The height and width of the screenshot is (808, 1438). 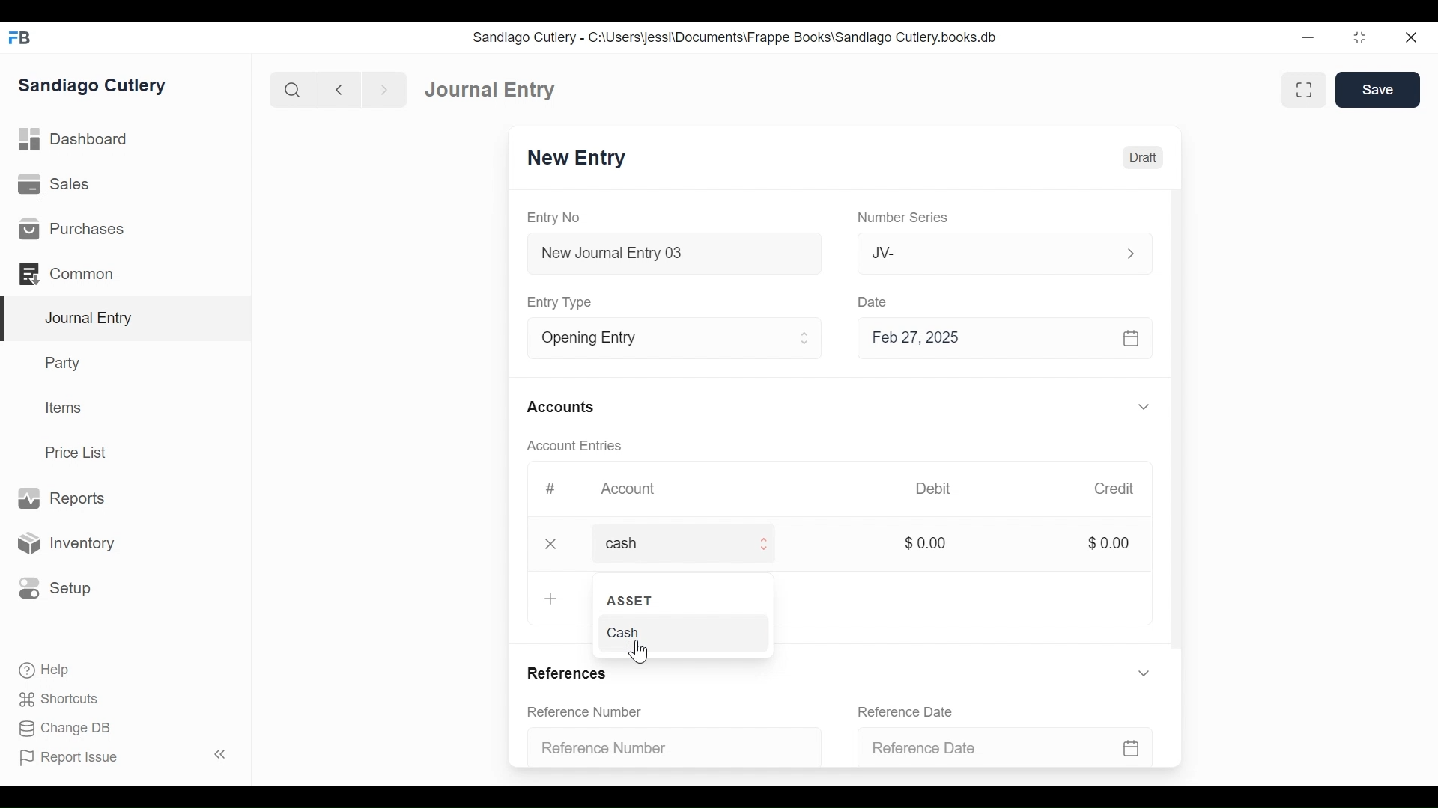 I want to click on Report Issue, so click(x=70, y=758).